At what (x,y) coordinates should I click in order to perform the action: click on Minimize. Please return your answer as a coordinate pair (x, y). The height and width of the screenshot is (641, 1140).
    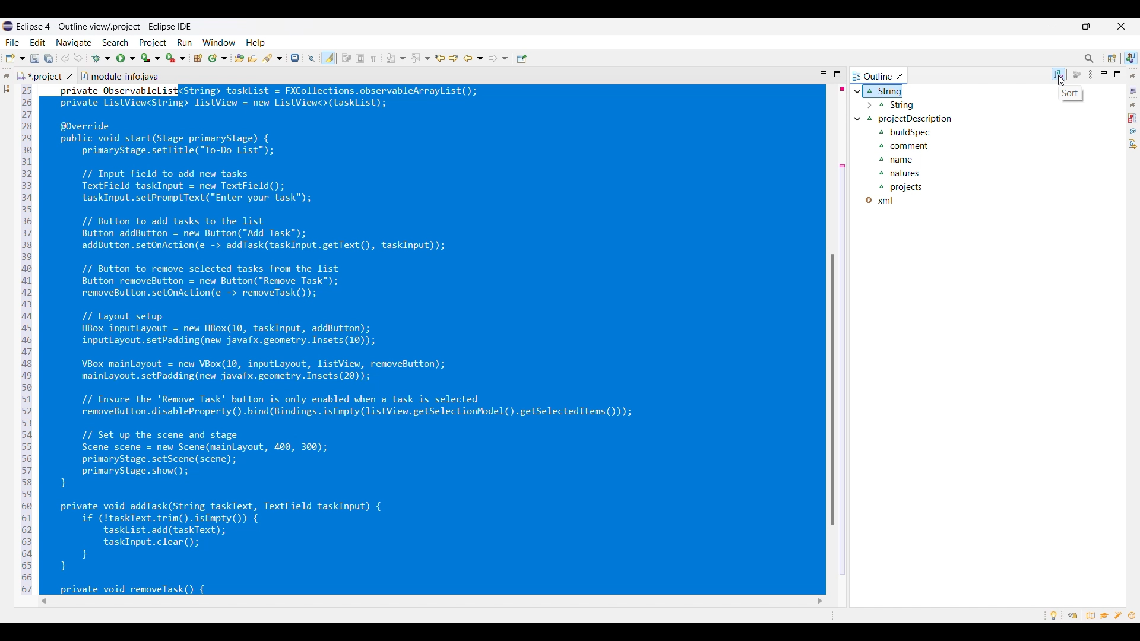
    Looking at the image, I should click on (1052, 26).